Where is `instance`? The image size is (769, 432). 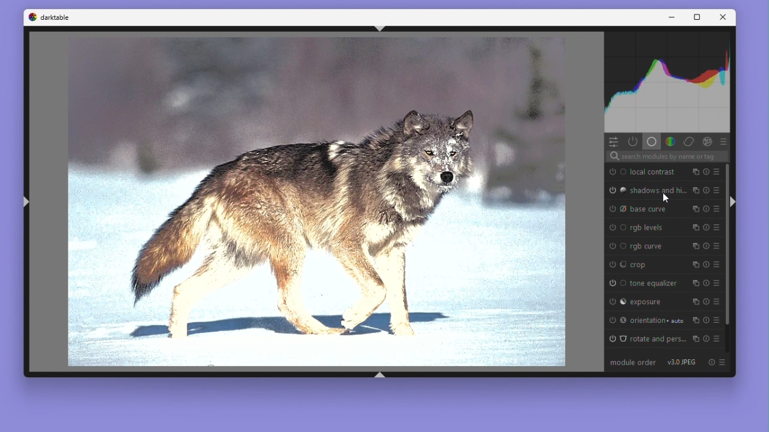 instance is located at coordinates (695, 340).